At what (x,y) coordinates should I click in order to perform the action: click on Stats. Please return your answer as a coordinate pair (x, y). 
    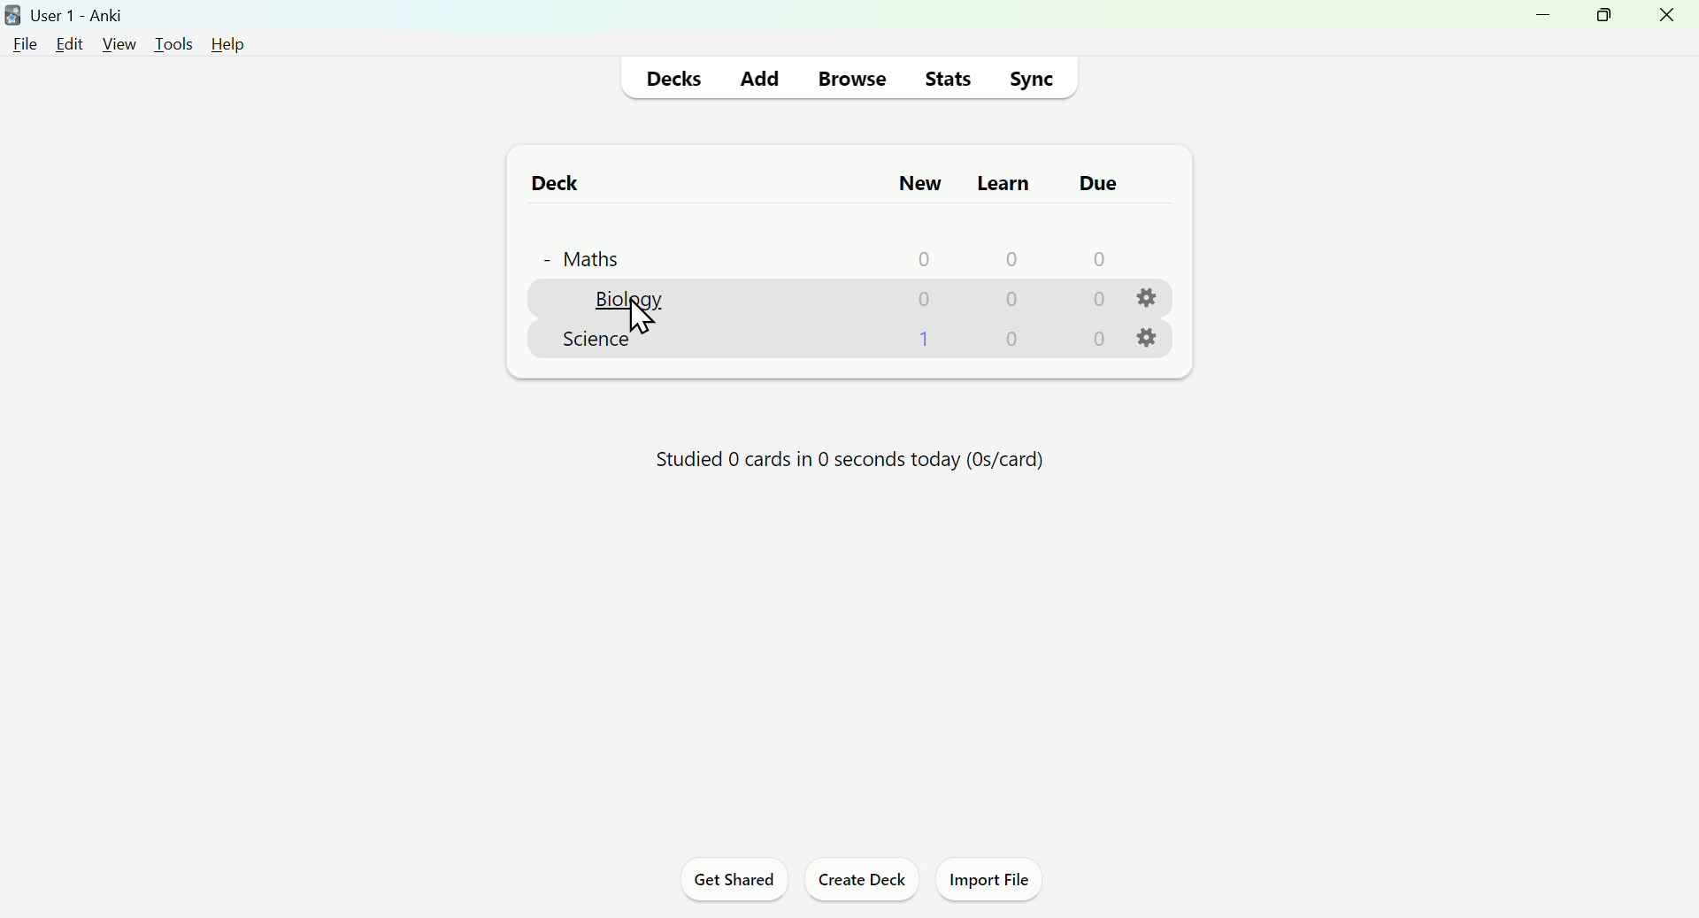
    Looking at the image, I should click on (945, 77).